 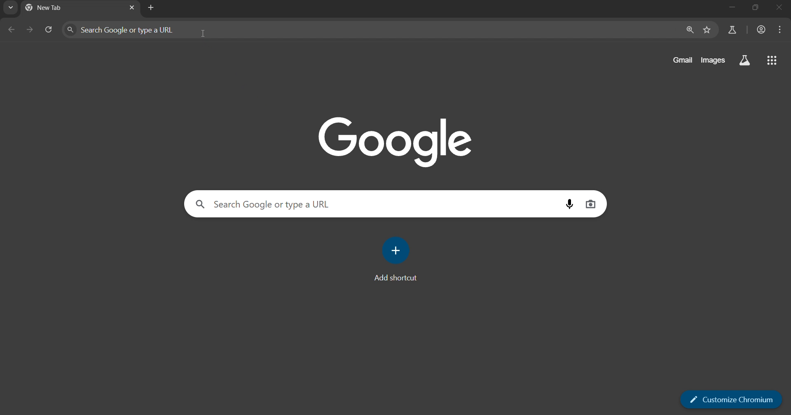 What do you see at coordinates (13, 30) in the screenshot?
I see `go back one page` at bounding box center [13, 30].